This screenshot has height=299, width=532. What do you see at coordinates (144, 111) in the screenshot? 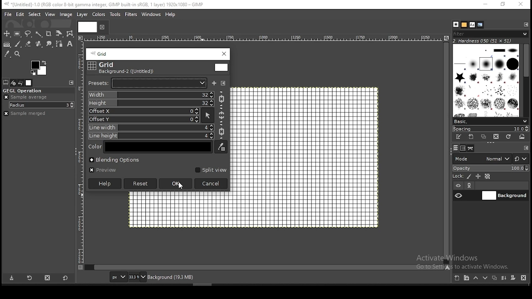
I see `offset x:0` at bounding box center [144, 111].